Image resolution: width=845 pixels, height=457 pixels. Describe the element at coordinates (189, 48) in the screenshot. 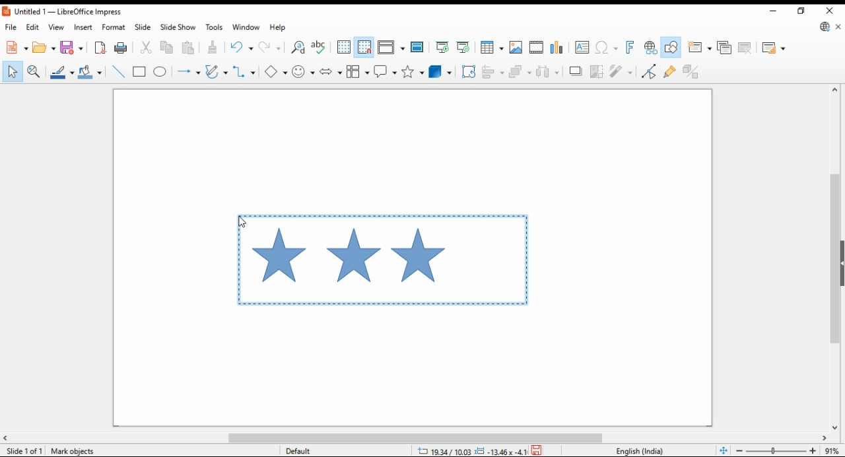

I see `paste` at that location.